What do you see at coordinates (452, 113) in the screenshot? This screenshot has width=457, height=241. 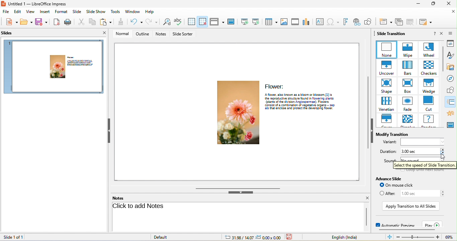 I see `animation` at bounding box center [452, 113].